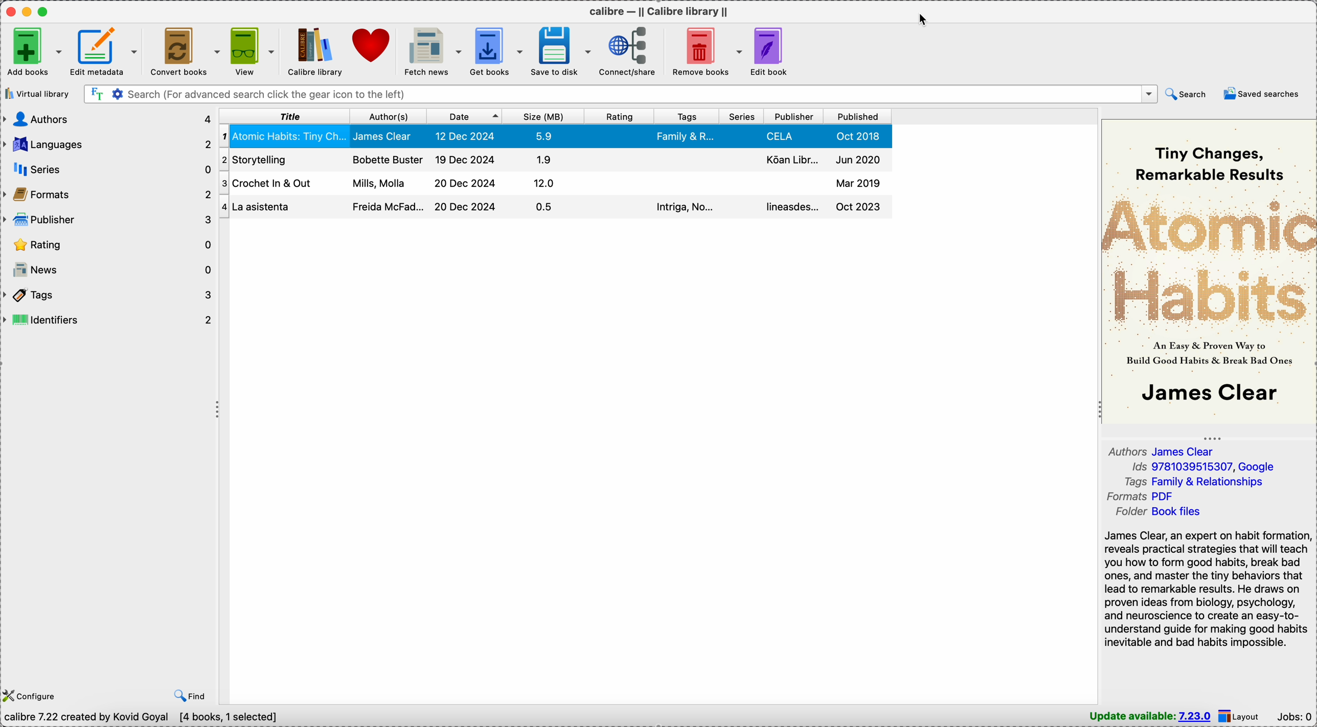  I want to click on date, so click(465, 117).